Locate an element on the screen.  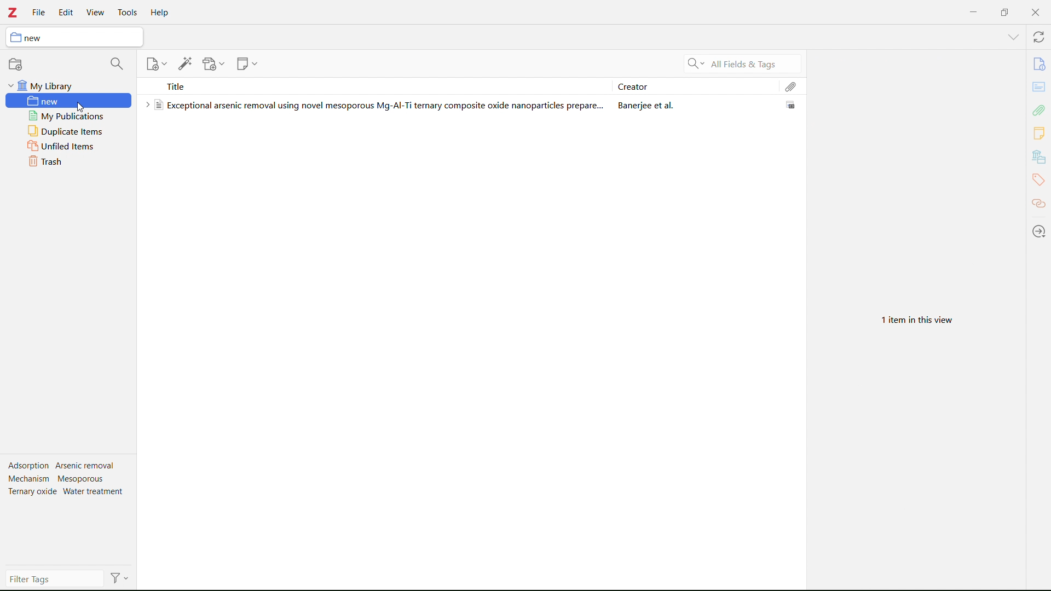
view is located at coordinates (95, 13).